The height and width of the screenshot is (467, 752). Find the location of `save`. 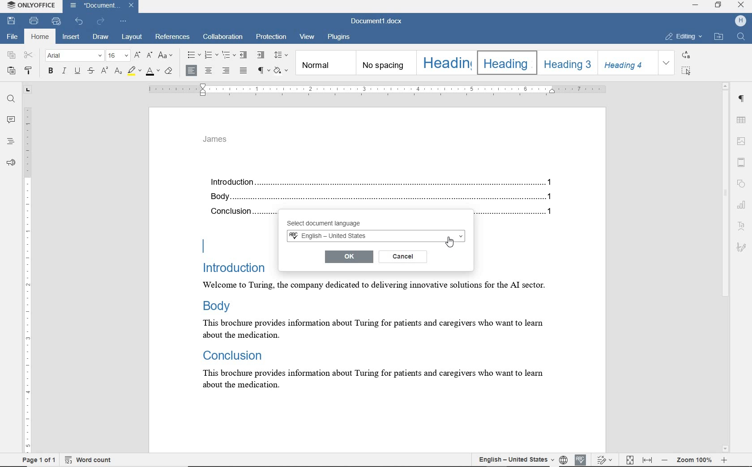

save is located at coordinates (11, 21).